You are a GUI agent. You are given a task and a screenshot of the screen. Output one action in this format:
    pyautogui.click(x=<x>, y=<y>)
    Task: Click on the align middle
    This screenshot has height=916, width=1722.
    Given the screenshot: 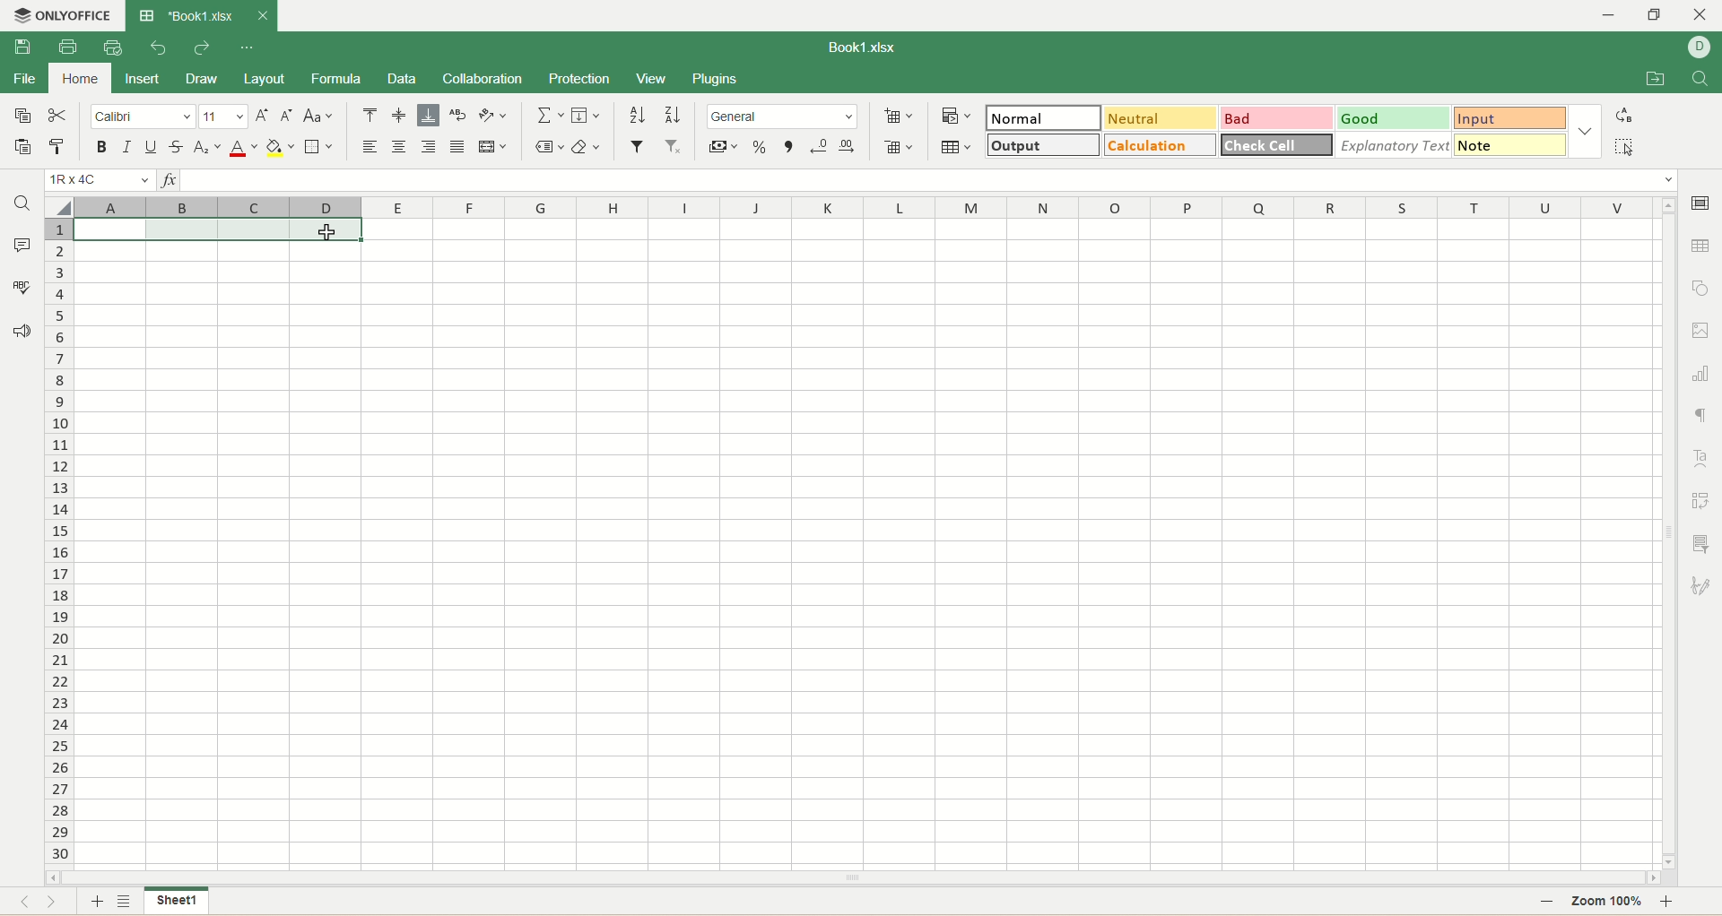 What is the action you would take?
    pyautogui.click(x=402, y=116)
    